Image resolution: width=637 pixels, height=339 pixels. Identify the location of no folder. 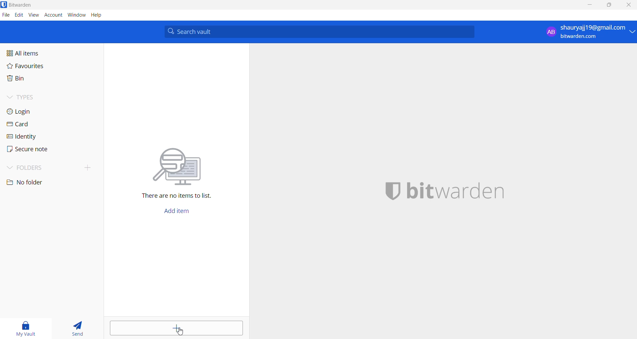
(40, 182).